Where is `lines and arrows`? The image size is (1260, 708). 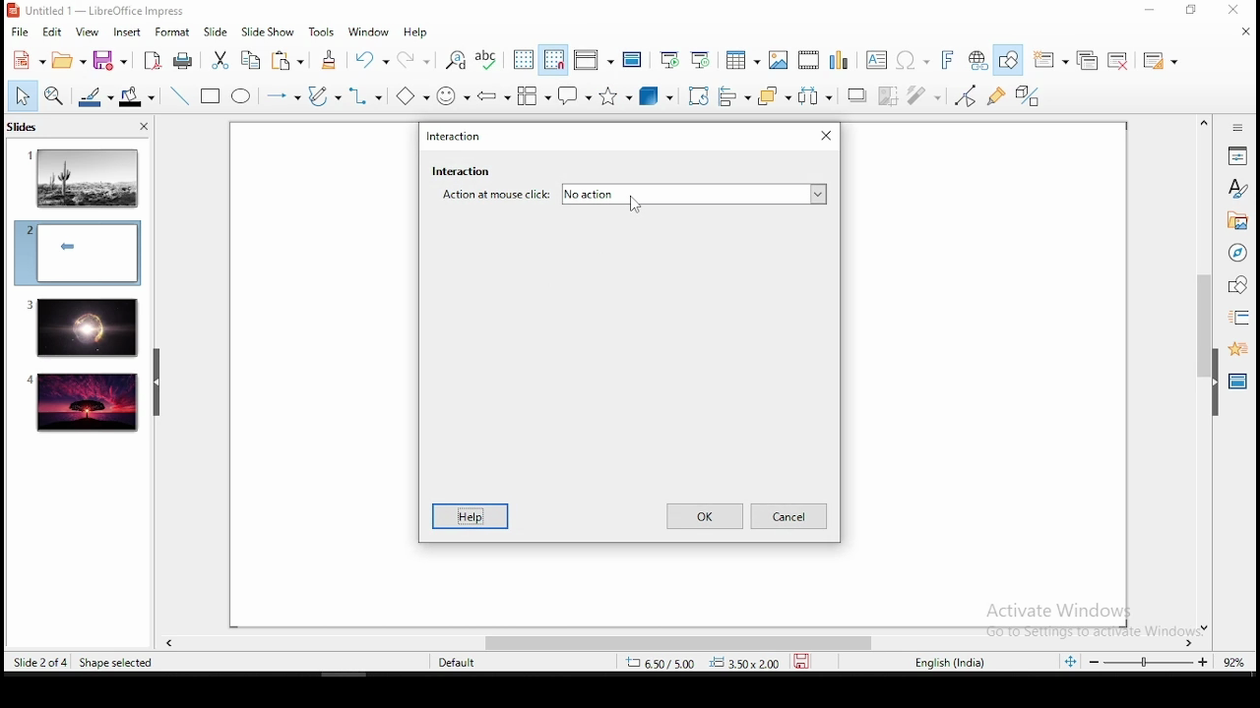
lines and arrows is located at coordinates (283, 96).